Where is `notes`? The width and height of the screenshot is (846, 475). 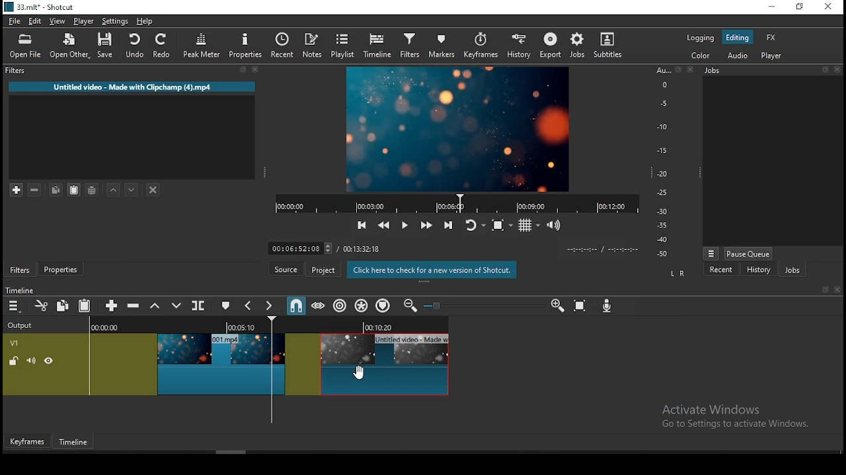 notes is located at coordinates (309, 46).